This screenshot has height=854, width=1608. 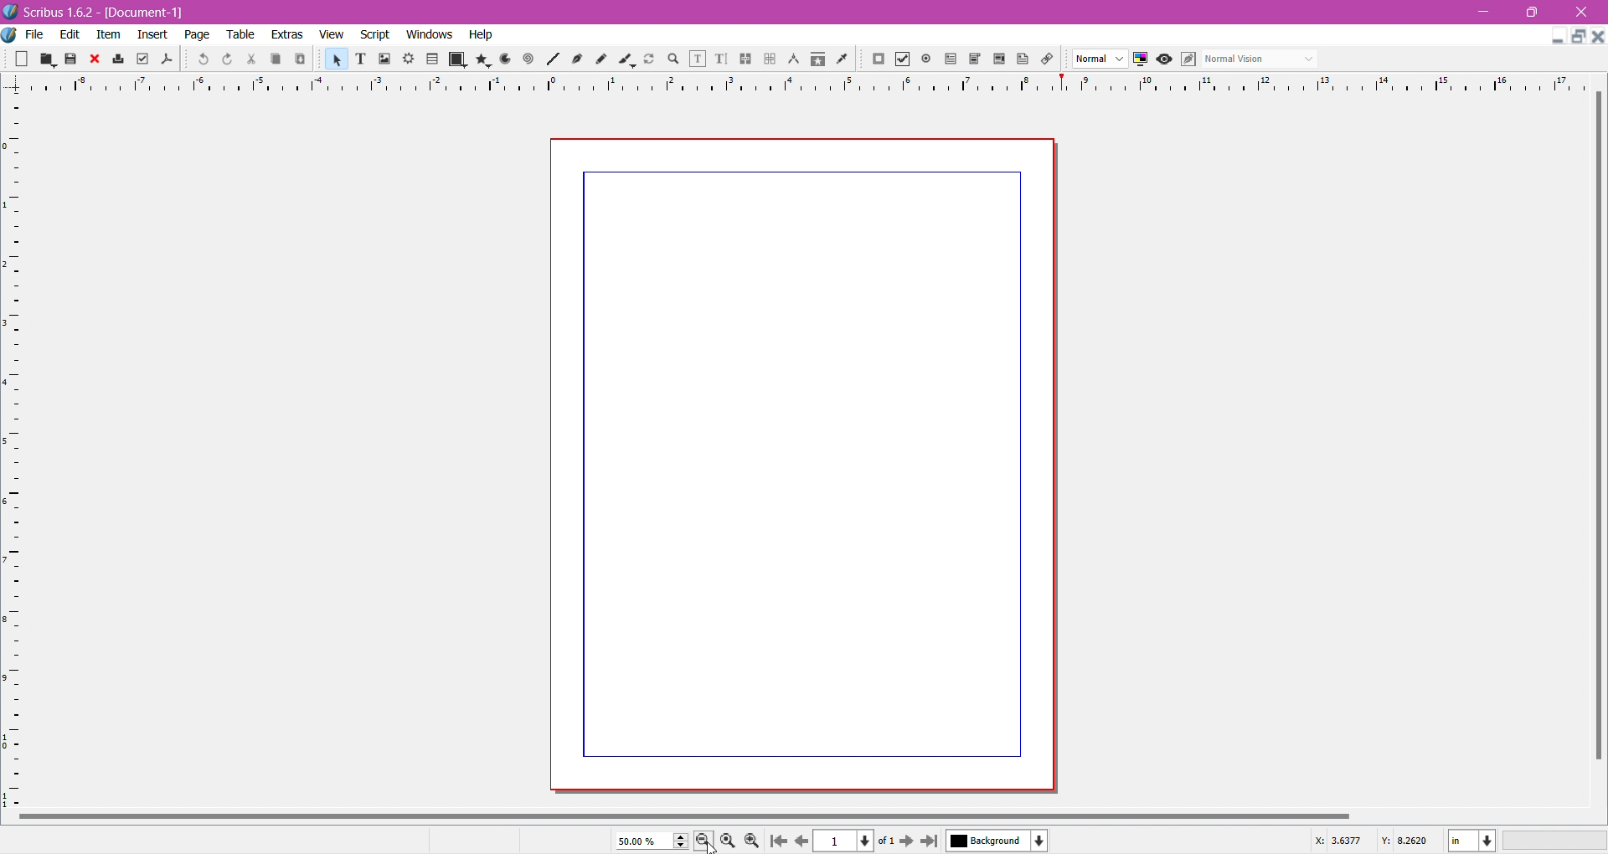 I want to click on Restore Down Document, so click(x=1578, y=36).